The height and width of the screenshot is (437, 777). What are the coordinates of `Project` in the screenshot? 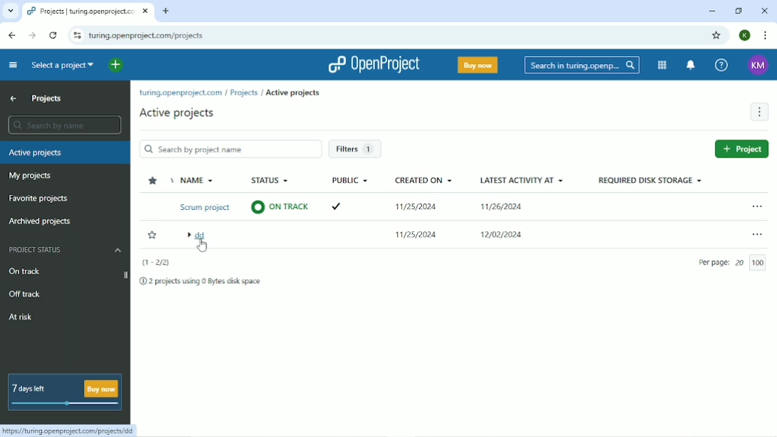 It's located at (742, 149).